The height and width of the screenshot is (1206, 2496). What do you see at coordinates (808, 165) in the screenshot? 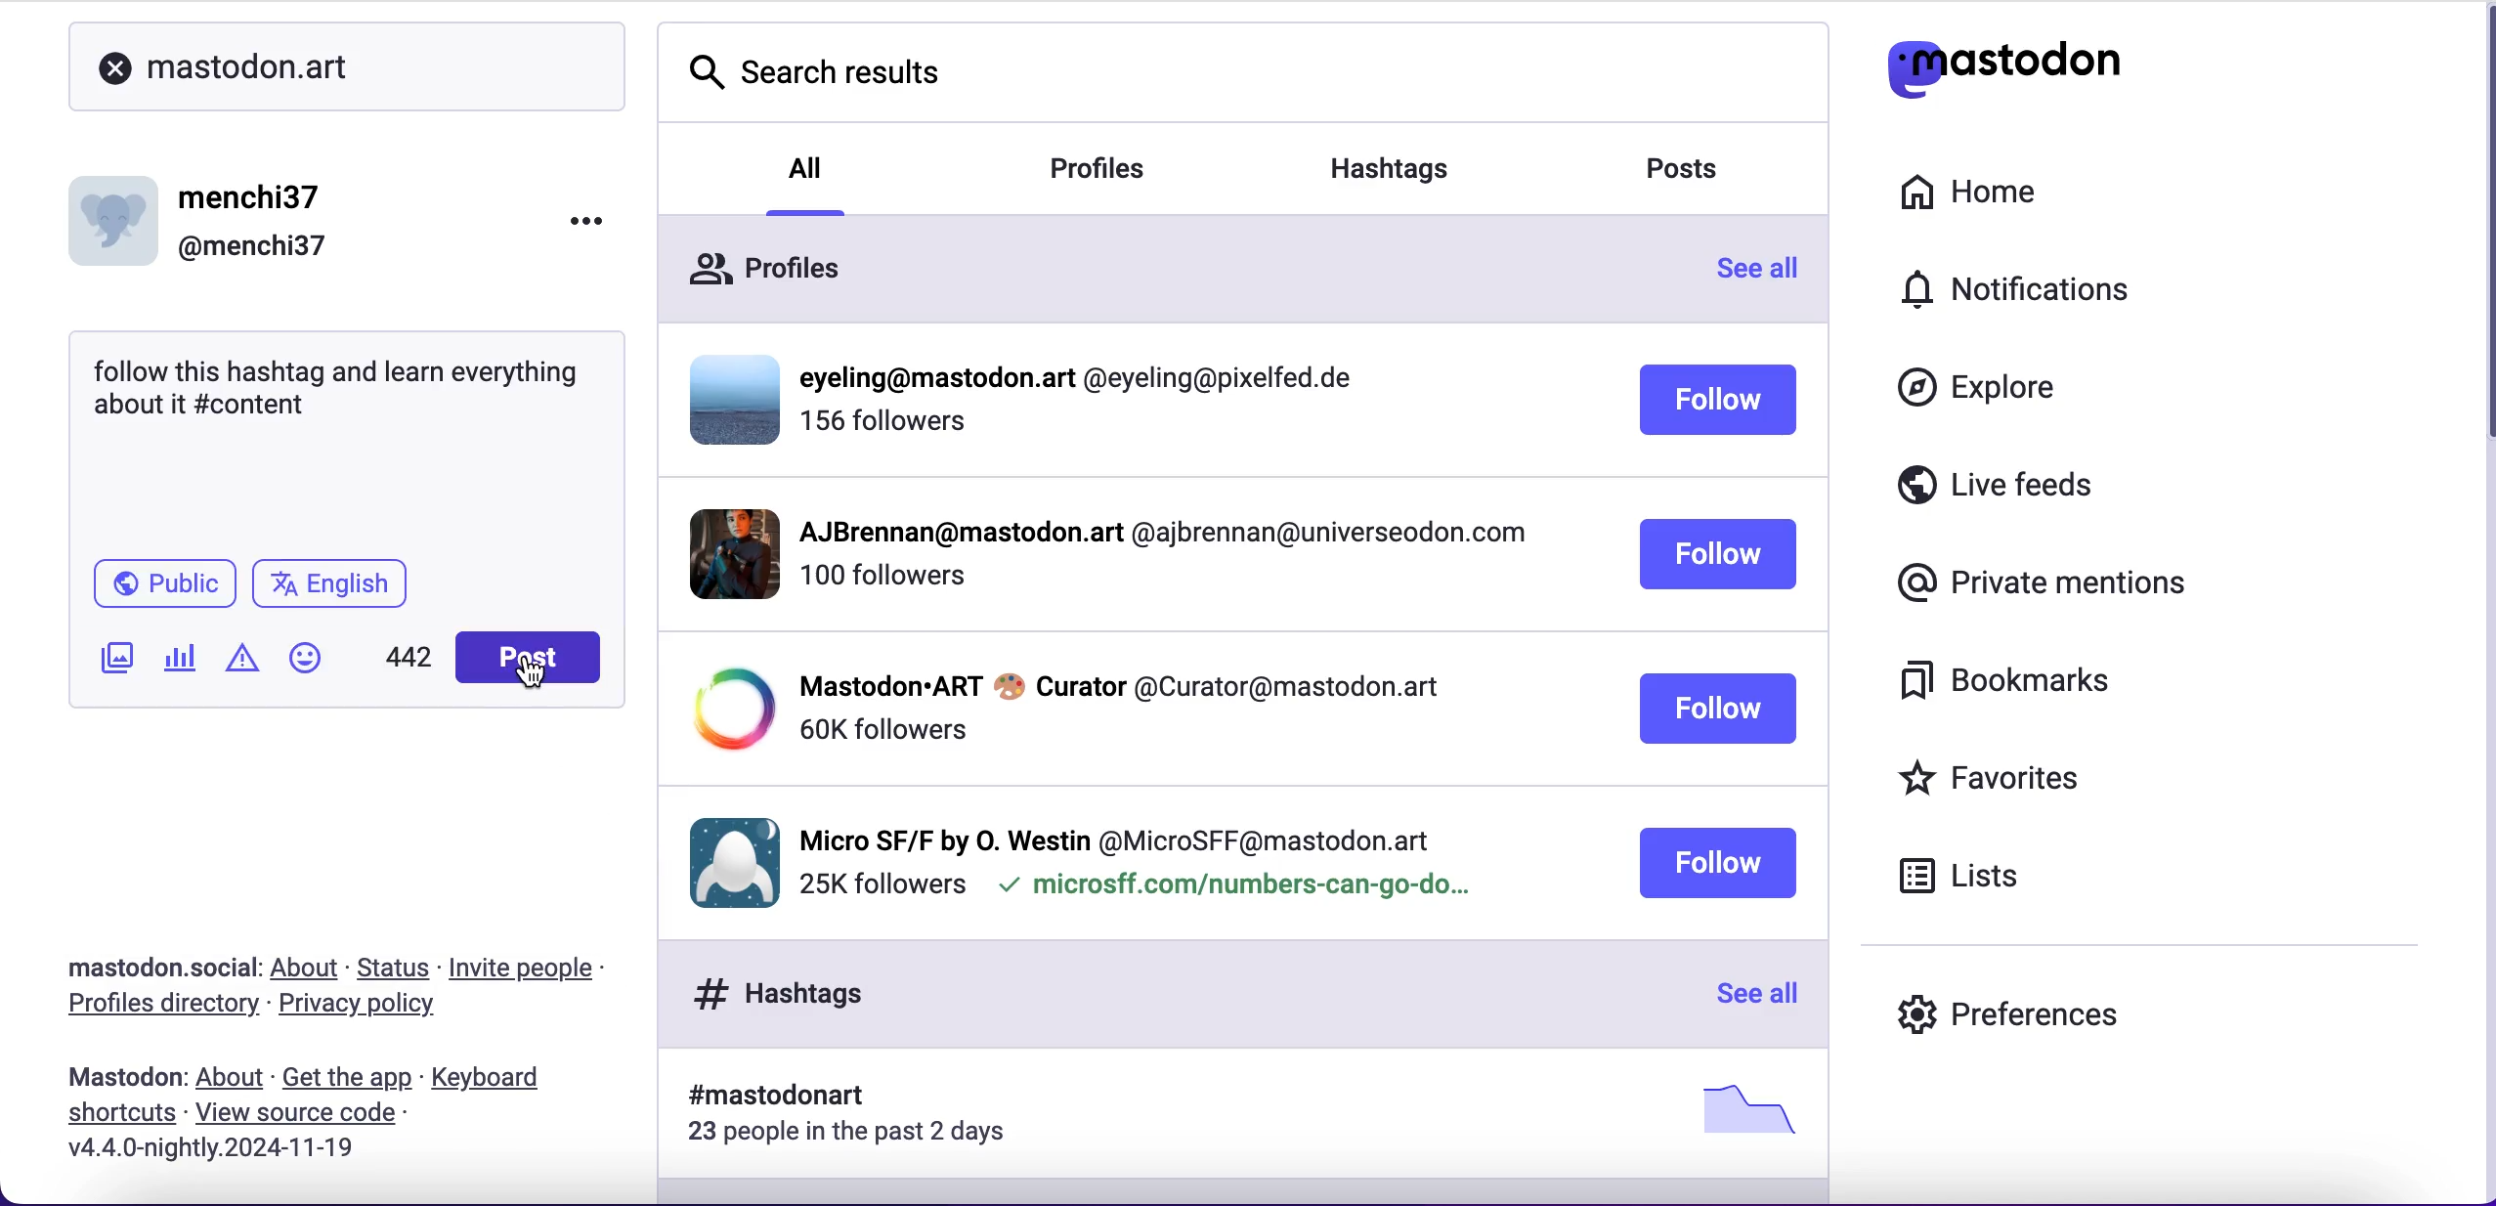
I see `all` at bounding box center [808, 165].